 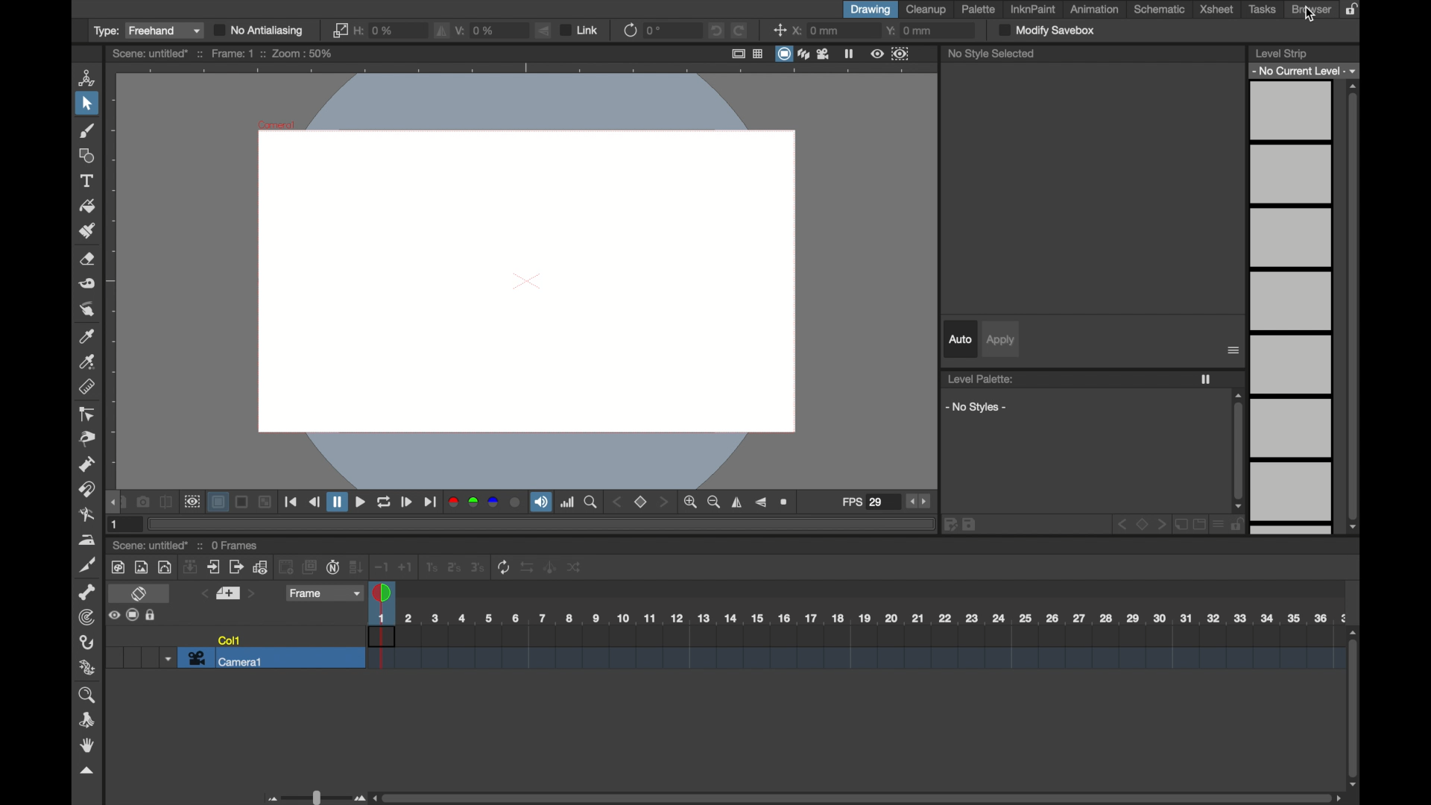 What do you see at coordinates (817, 31) in the screenshot?
I see `x: 0mm` at bounding box center [817, 31].